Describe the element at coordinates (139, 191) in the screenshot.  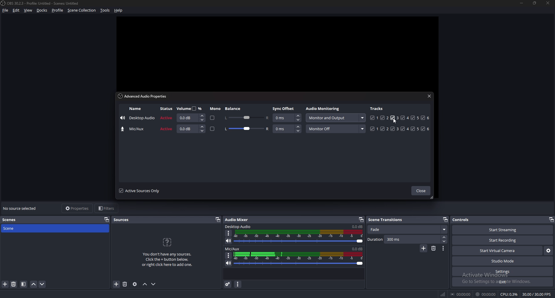
I see `active sources only` at that location.